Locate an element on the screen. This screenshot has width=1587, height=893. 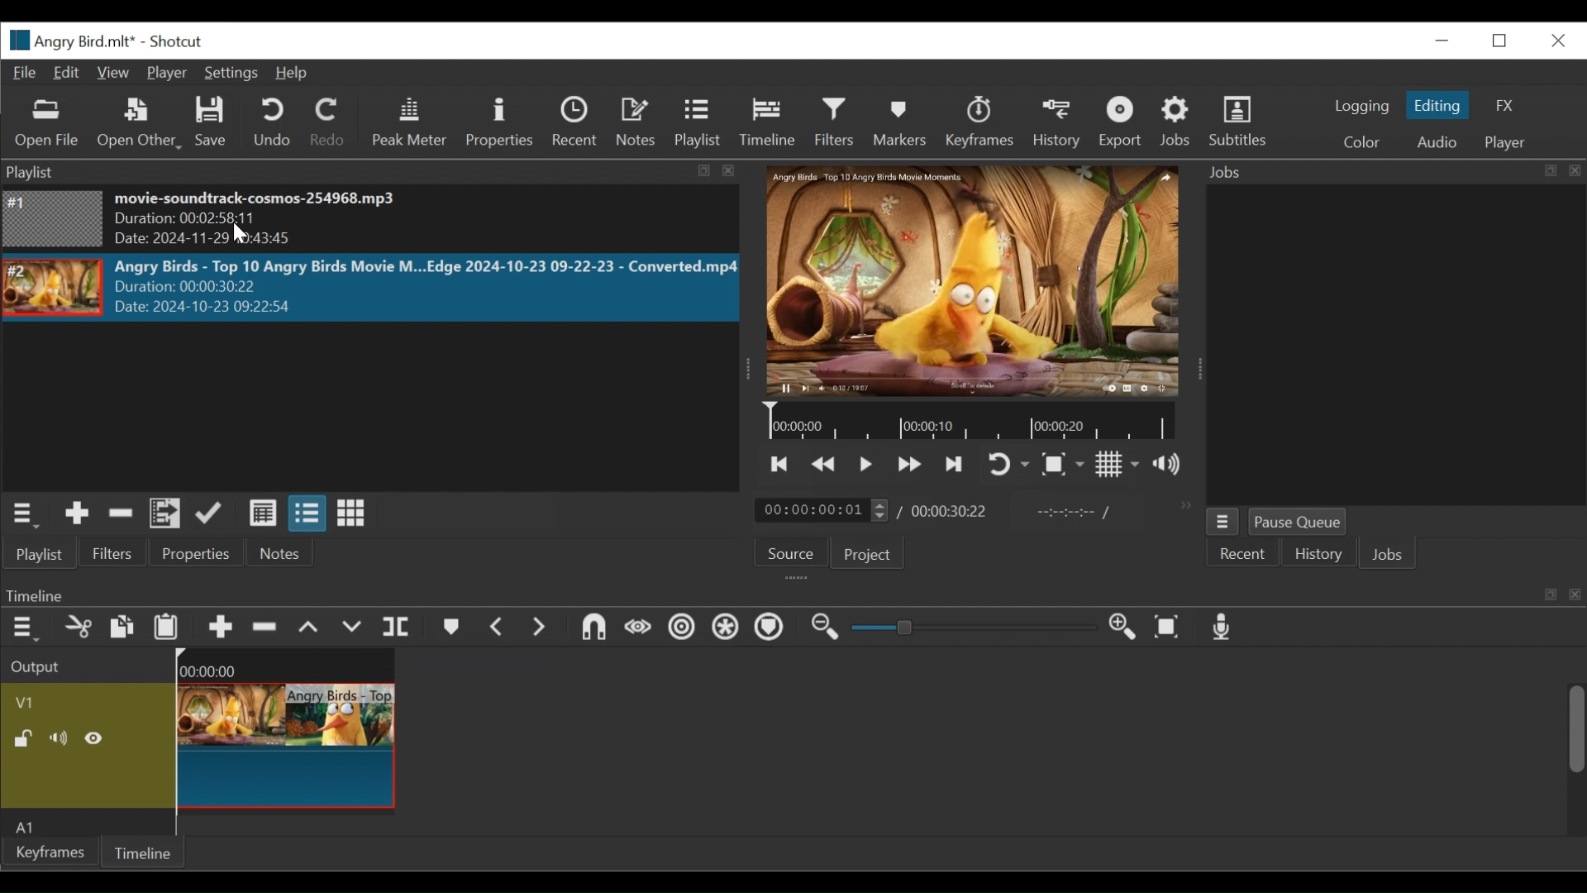
Save is located at coordinates (214, 123).